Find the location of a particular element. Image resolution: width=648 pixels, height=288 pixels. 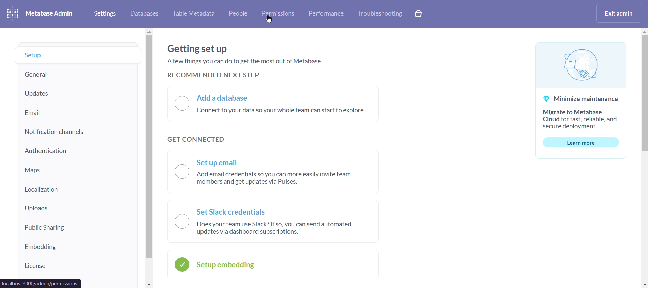

authentication is located at coordinates (77, 150).